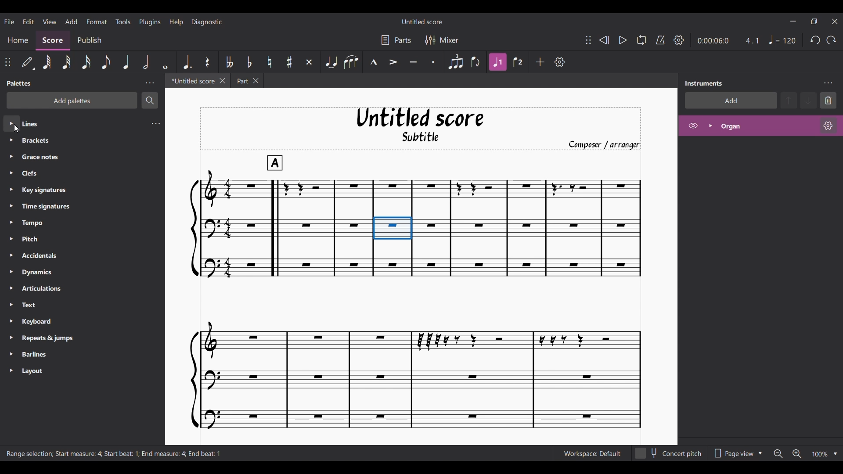 The height and width of the screenshot is (474, 843). What do you see at coordinates (476, 62) in the screenshot?
I see `Flip direction` at bounding box center [476, 62].